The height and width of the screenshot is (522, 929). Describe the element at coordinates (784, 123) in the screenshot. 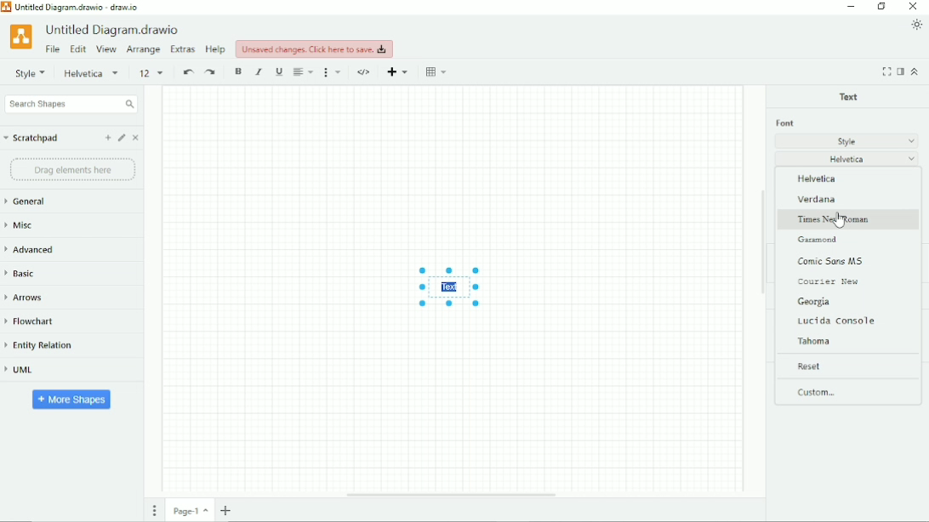

I see `Font` at that location.